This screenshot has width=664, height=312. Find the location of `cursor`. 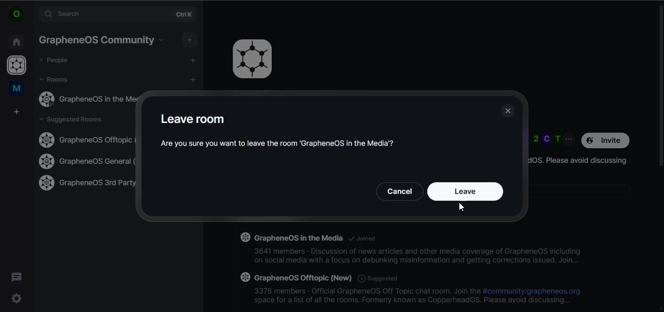

cursor is located at coordinates (462, 207).